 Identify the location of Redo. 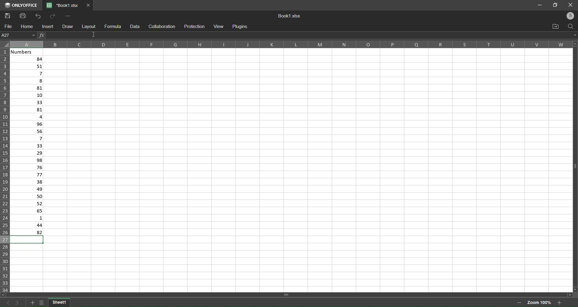
(53, 16).